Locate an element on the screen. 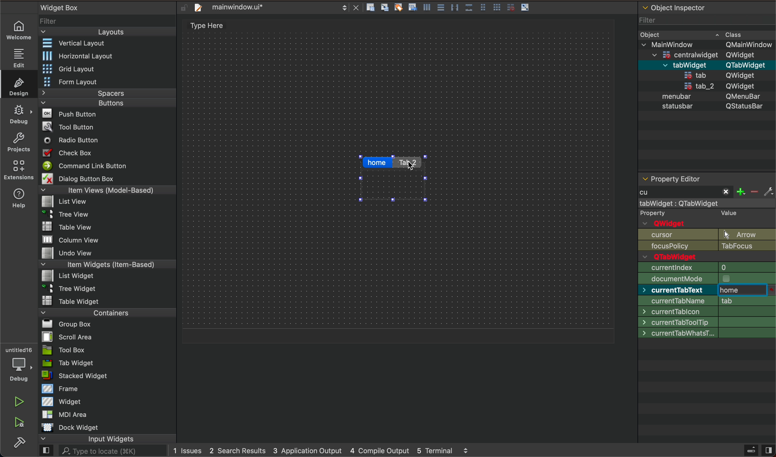 This screenshot has height=457, width=776. base size is located at coordinates (707, 321).